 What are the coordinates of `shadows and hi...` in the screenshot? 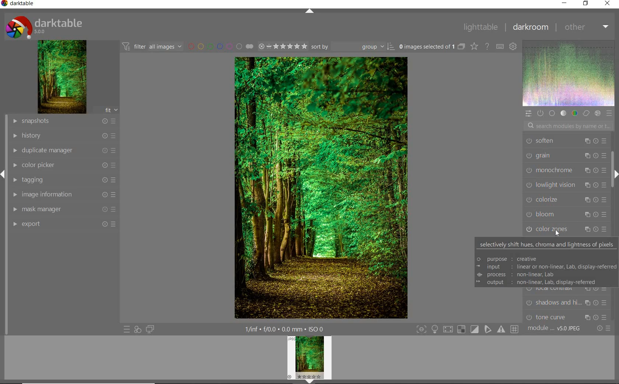 It's located at (566, 302).